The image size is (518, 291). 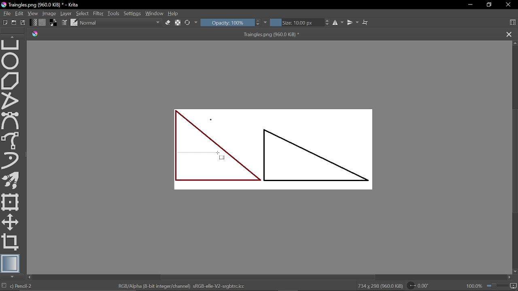 What do you see at coordinates (265, 34) in the screenshot?
I see `Traingles.png (960.0 KiB) *` at bounding box center [265, 34].